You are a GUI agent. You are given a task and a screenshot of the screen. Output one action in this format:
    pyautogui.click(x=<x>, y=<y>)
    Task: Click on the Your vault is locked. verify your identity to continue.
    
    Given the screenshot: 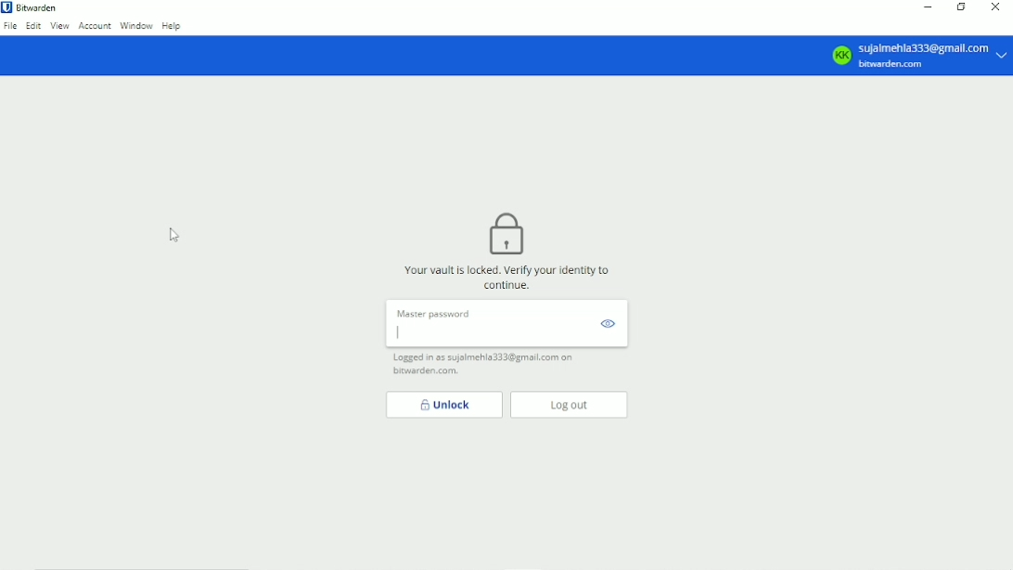 What is the action you would take?
    pyautogui.click(x=502, y=278)
    